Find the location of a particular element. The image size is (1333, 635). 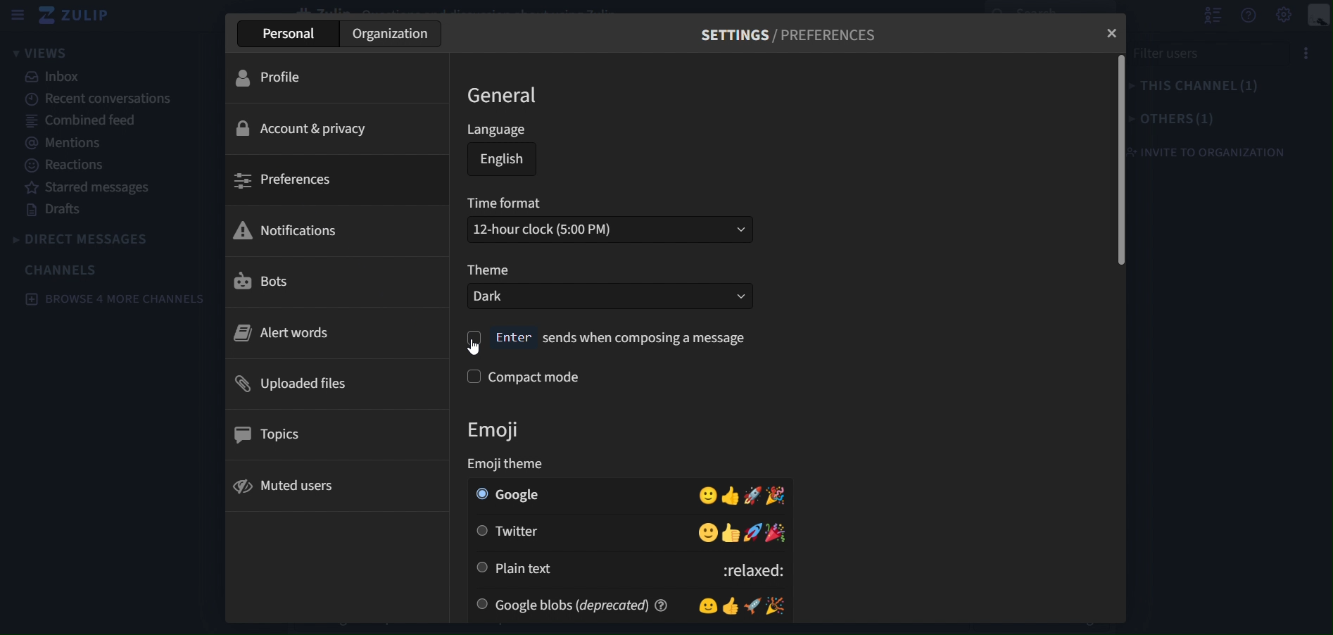

others(1) is located at coordinates (1175, 118).